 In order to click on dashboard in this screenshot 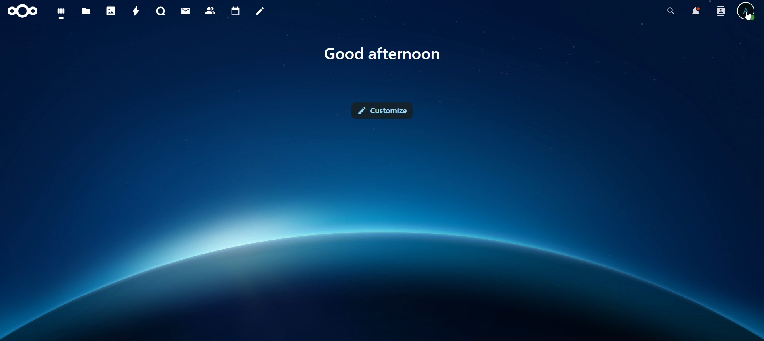, I will do `click(62, 13)`.